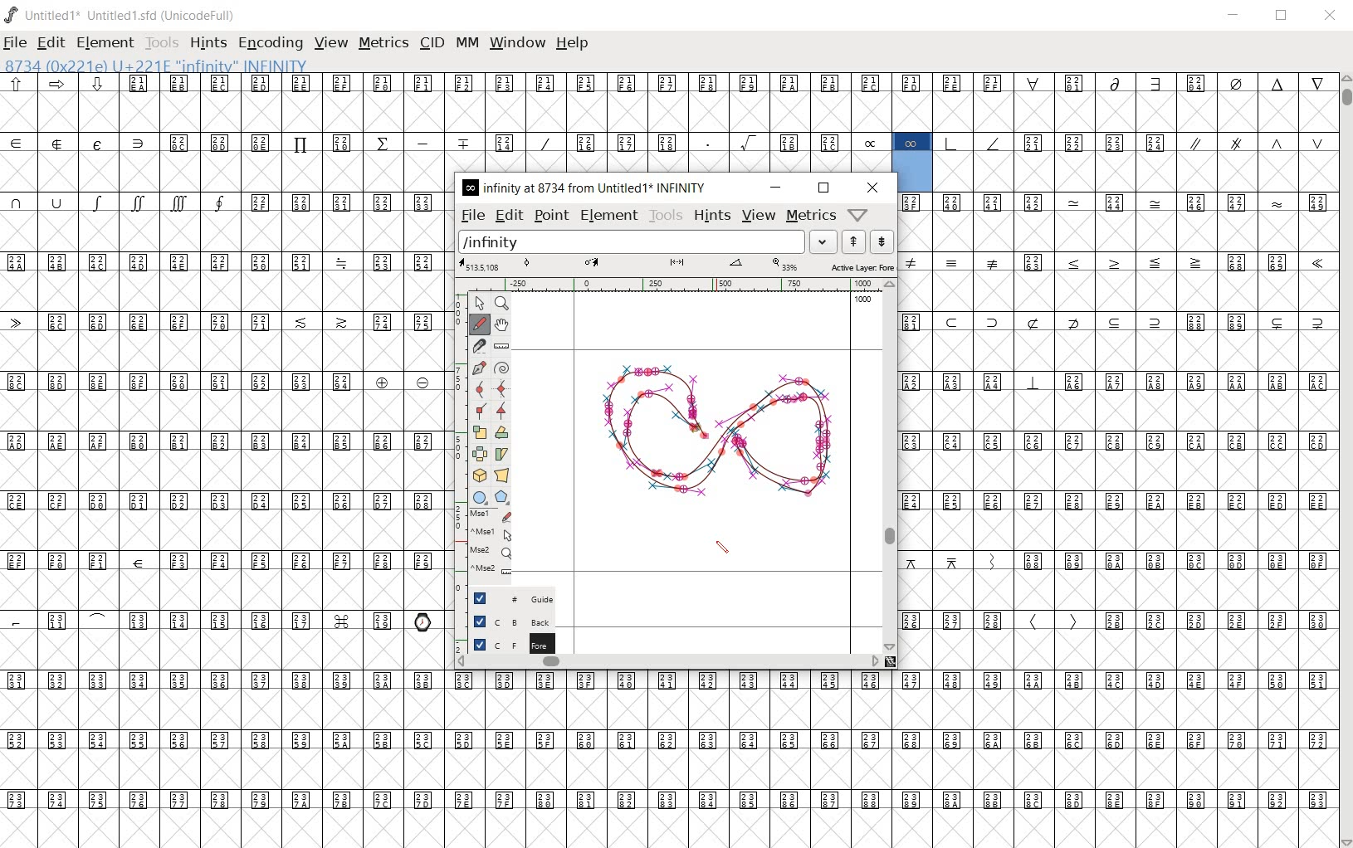 This screenshot has height=848, width=1353. What do you see at coordinates (479, 431) in the screenshot?
I see `scale the selection` at bounding box center [479, 431].